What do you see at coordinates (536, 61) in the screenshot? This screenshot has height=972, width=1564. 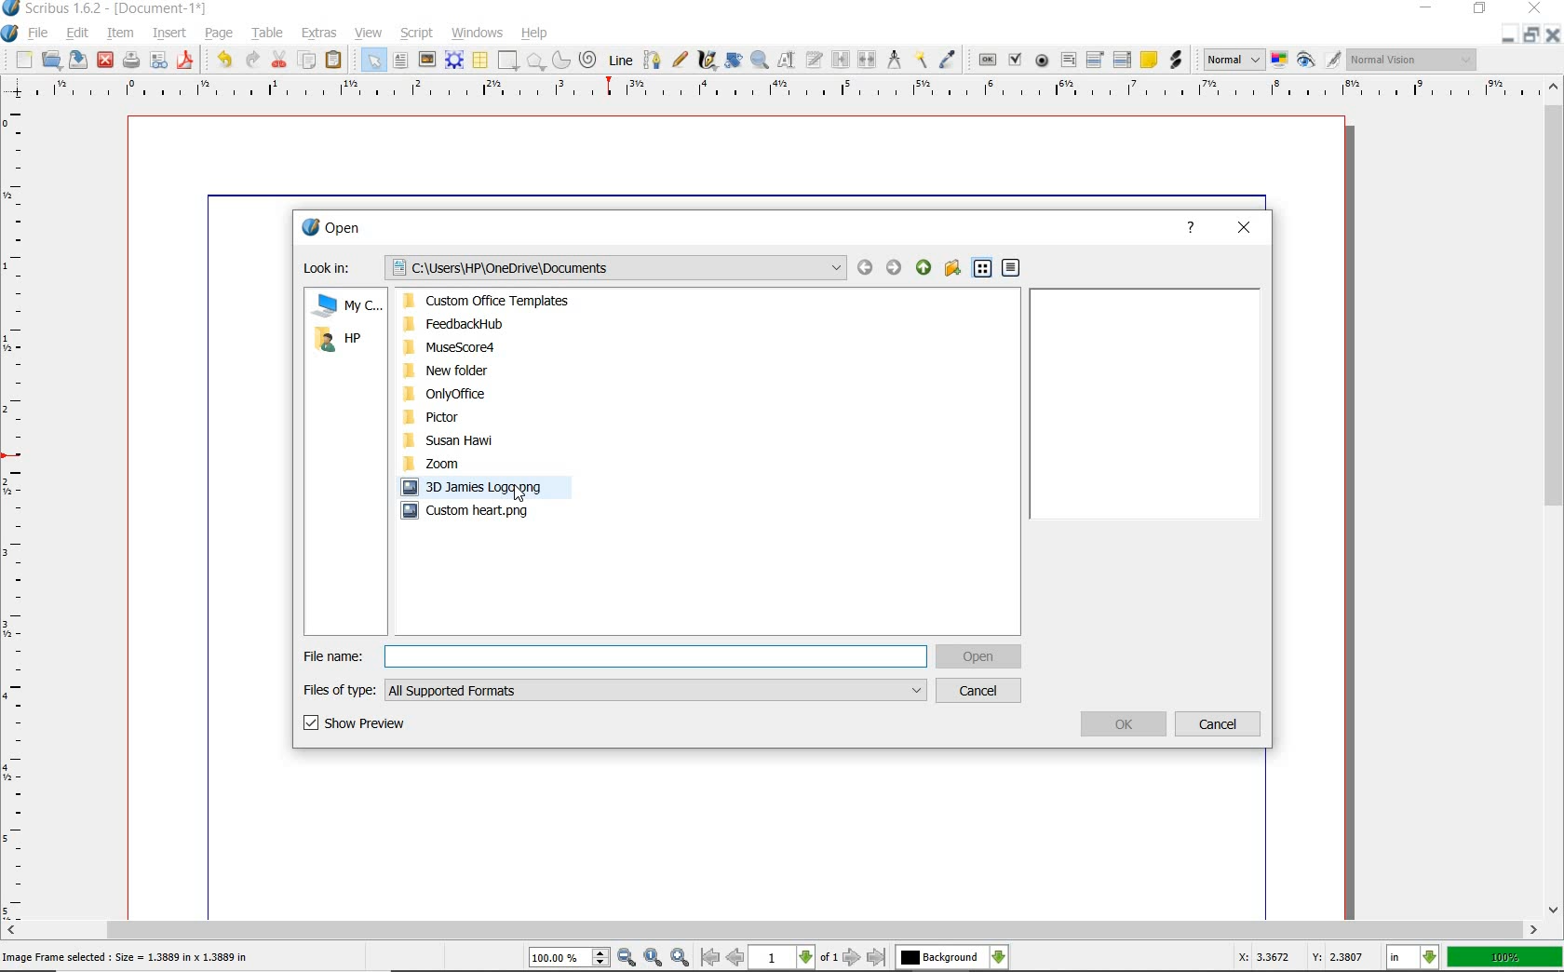 I see `polygon` at bounding box center [536, 61].